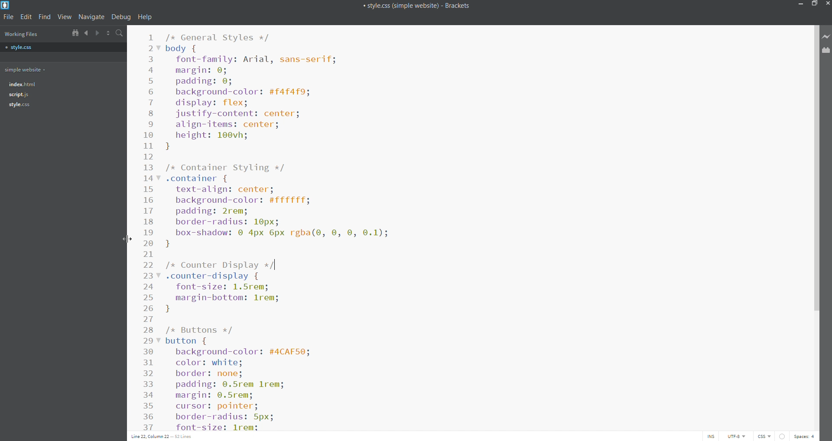  What do you see at coordinates (712, 437) in the screenshot?
I see `toggle cursor` at bounding box center [712, 437].